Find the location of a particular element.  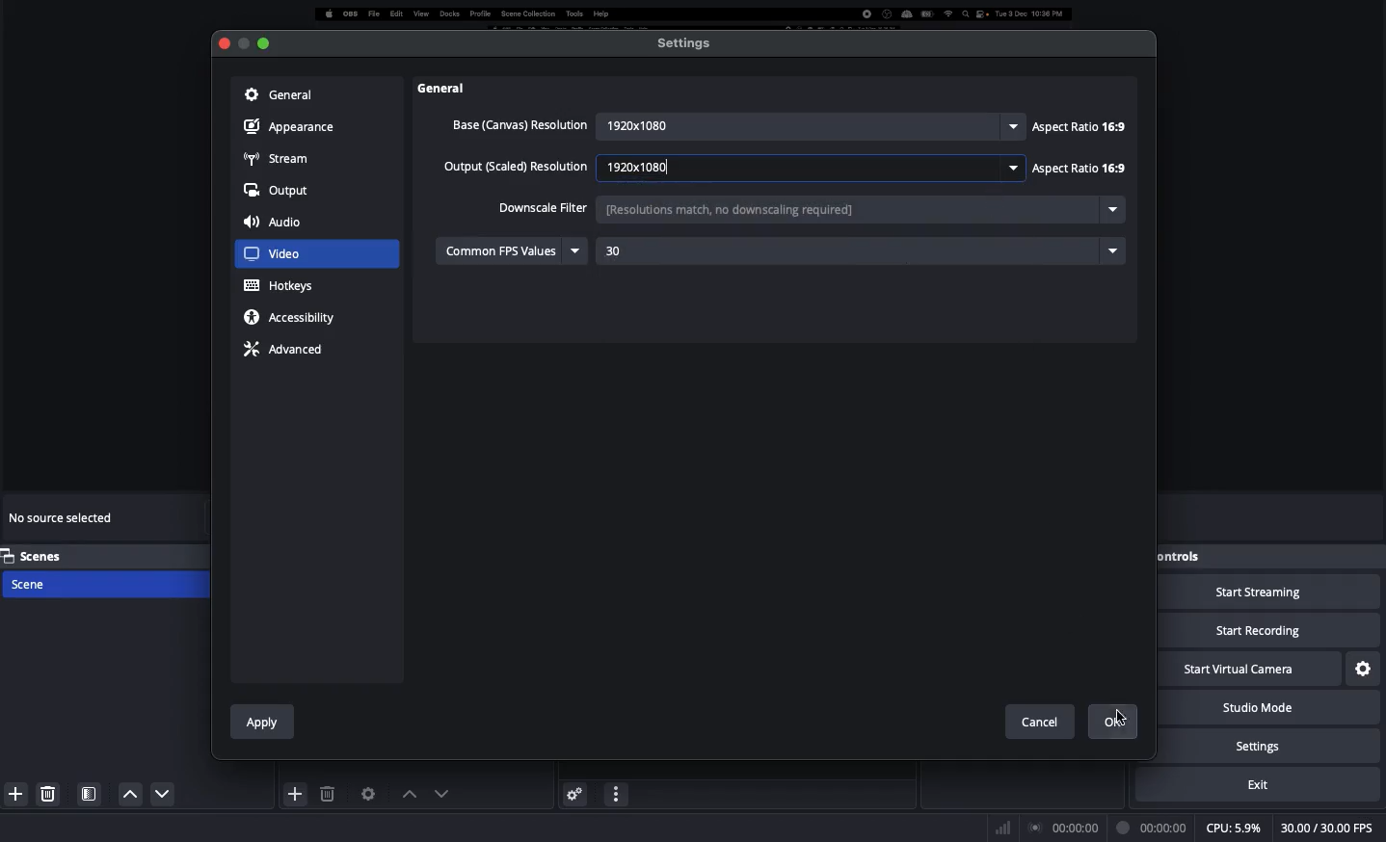

Stream is located at coordinates (277, 157).